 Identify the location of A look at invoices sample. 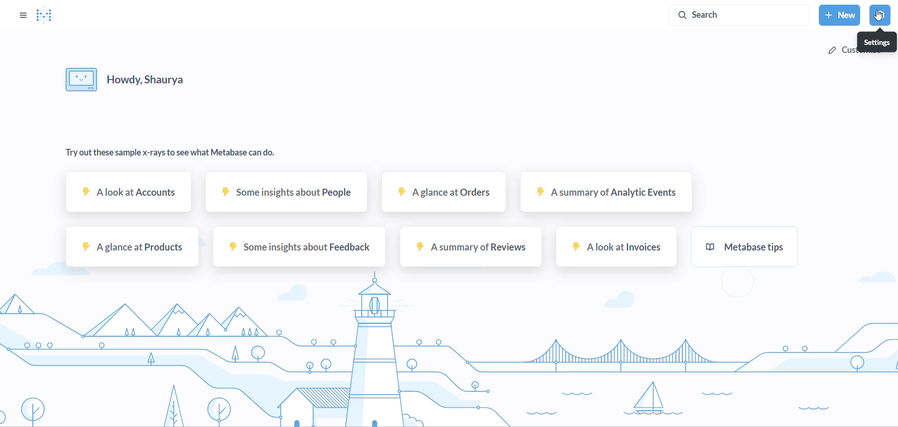
(612, 247).